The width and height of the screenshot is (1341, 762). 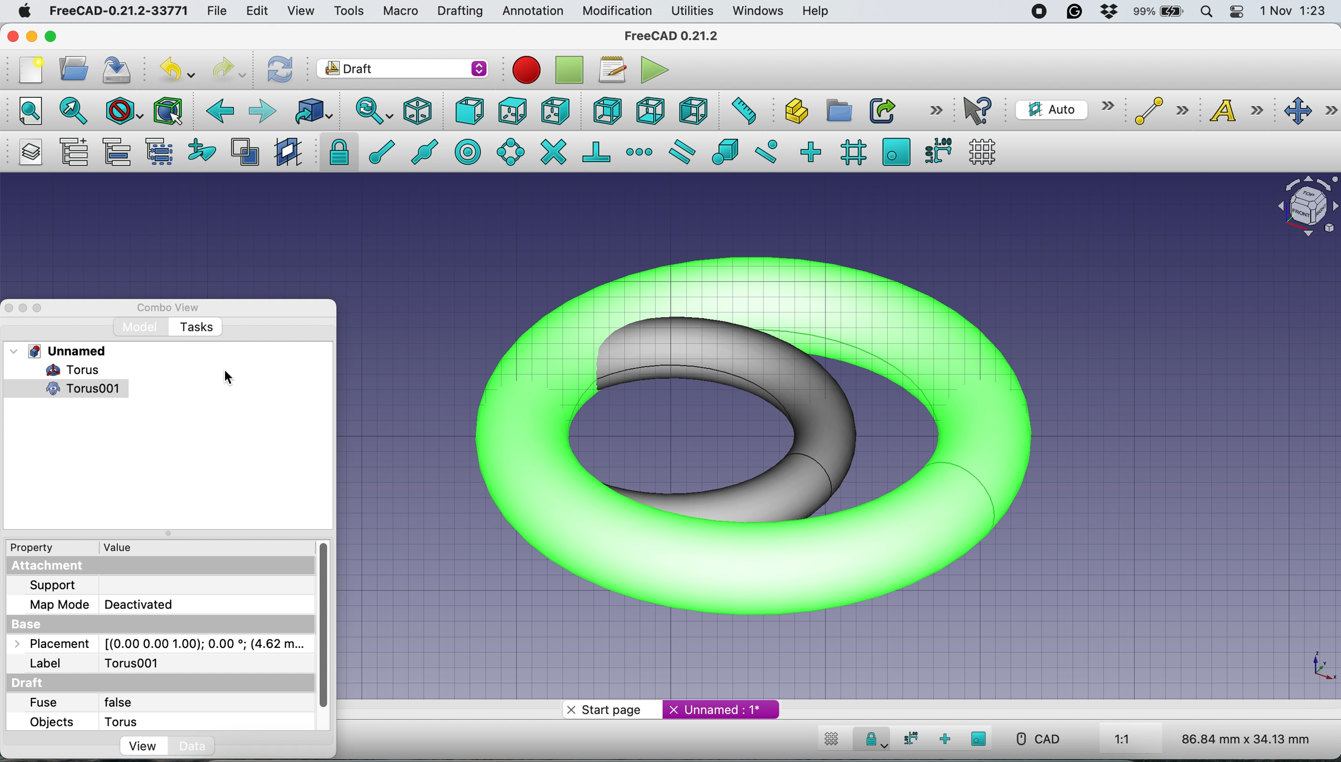 I want to click on Scale, so click(x=1321, y=667).